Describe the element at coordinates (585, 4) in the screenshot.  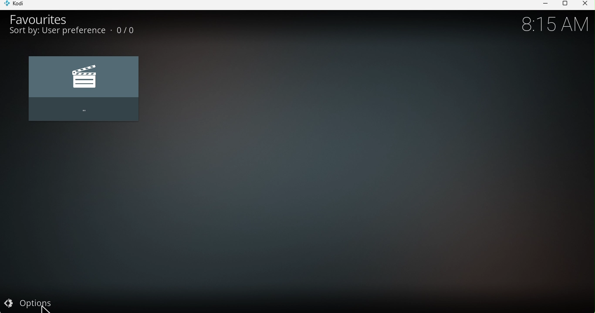
I see `Close` at that location.